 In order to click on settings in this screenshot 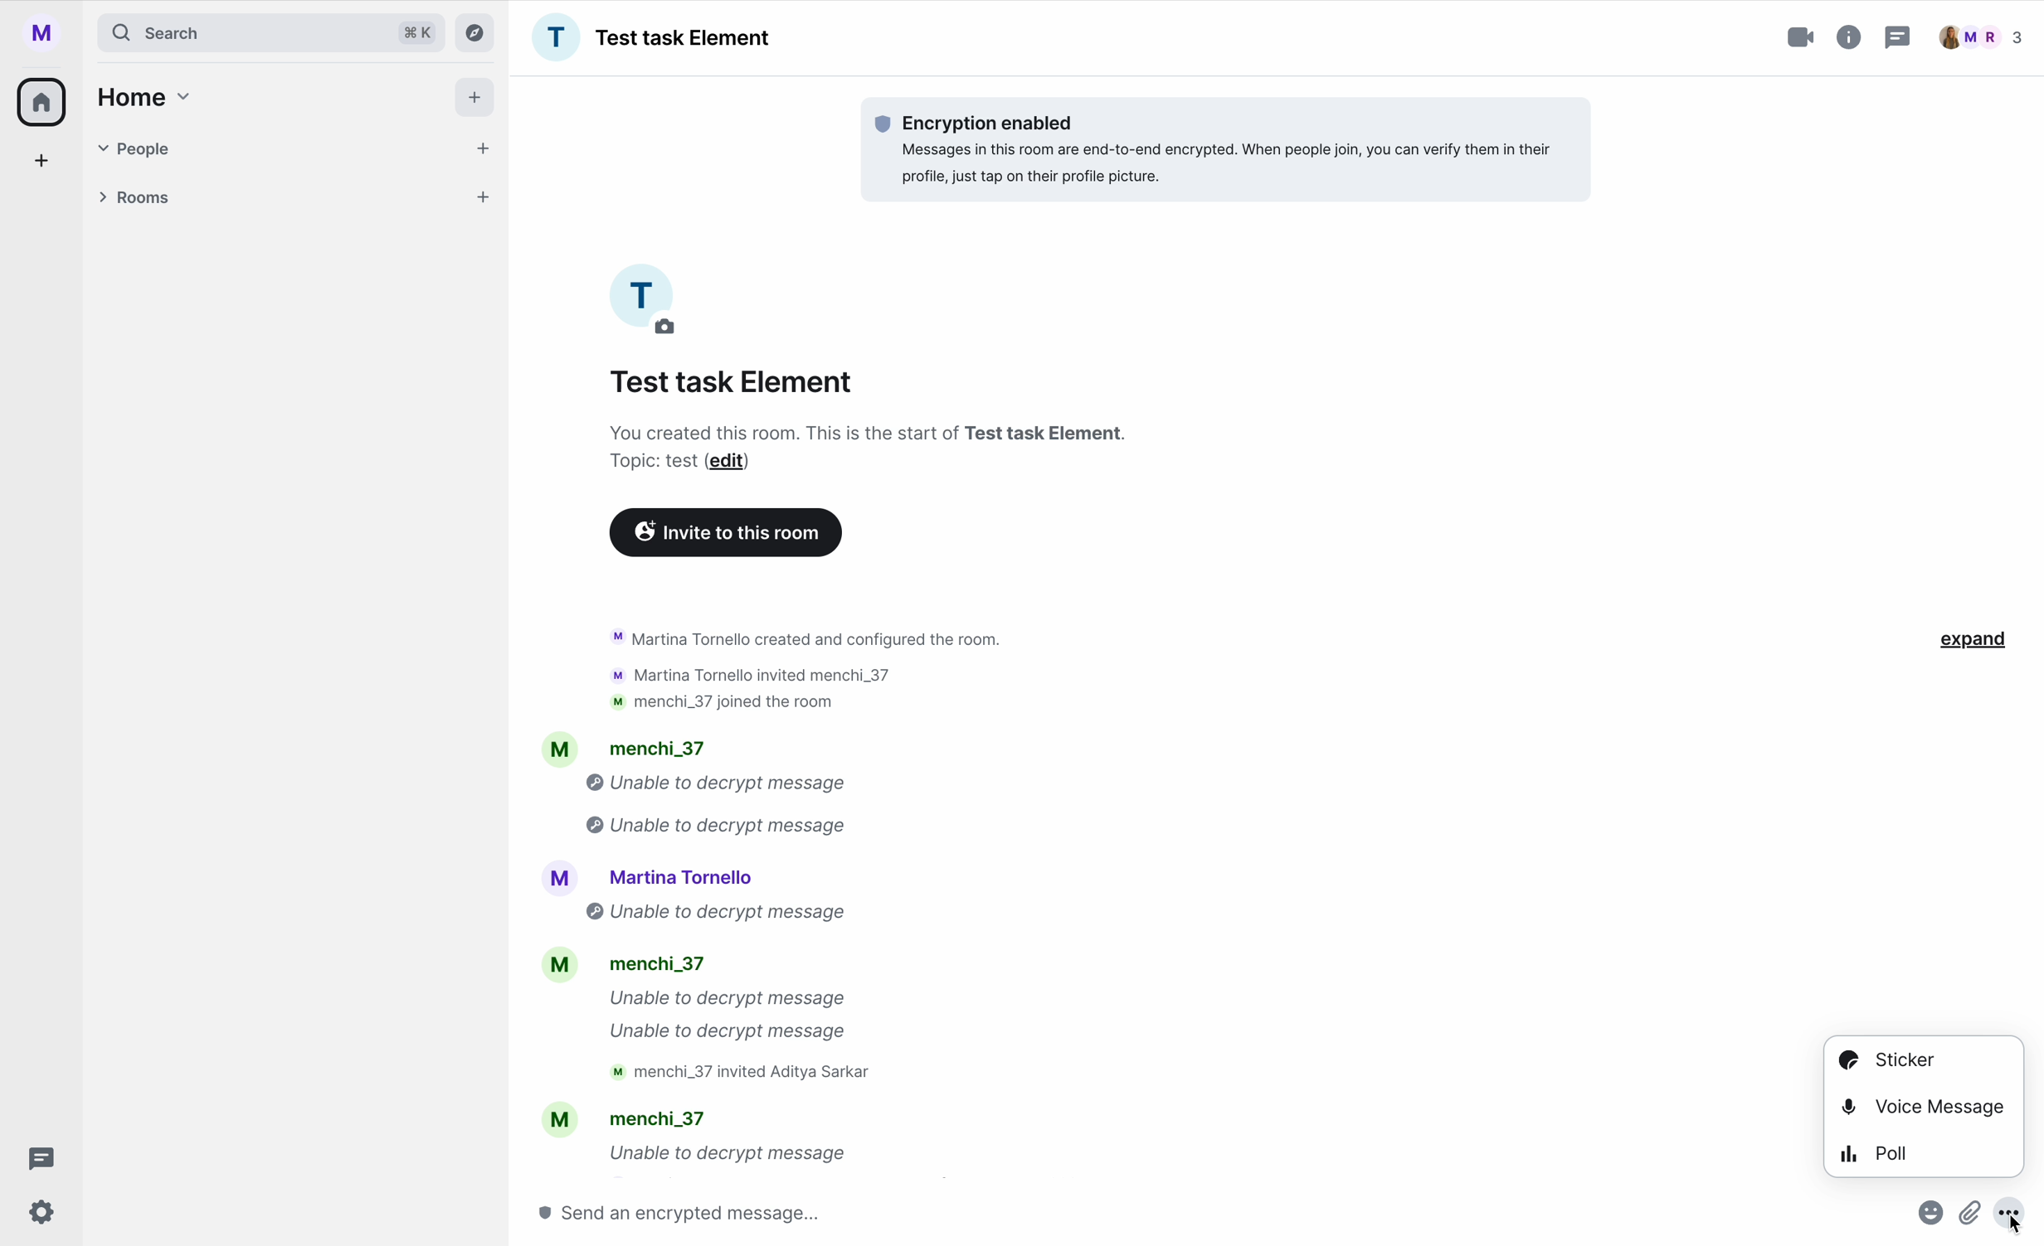, I will do `click(43, 1214)`.